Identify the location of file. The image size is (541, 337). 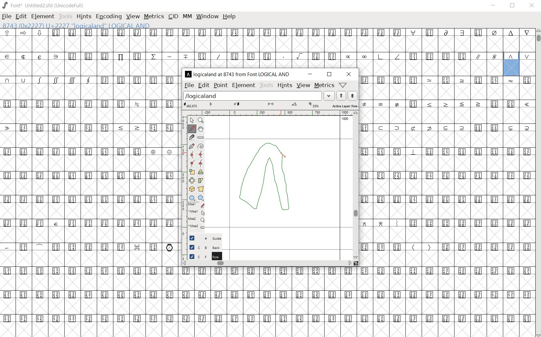
(189, 85).